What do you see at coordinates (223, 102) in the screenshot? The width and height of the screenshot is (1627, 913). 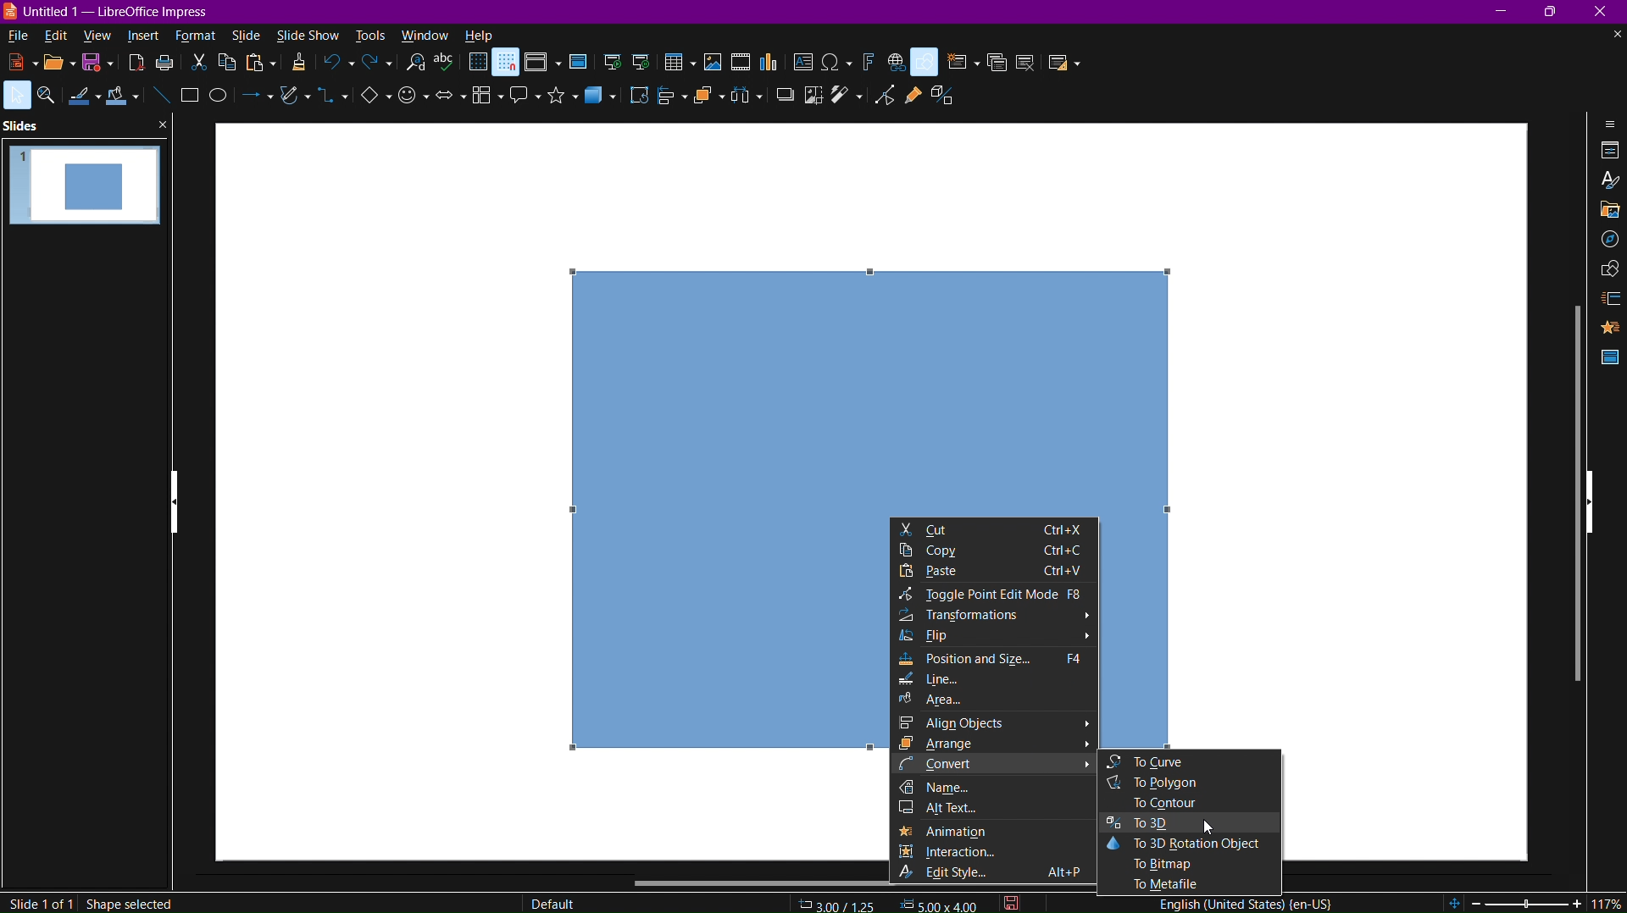 I see `Ellipse` at bounding box center [223, 102].